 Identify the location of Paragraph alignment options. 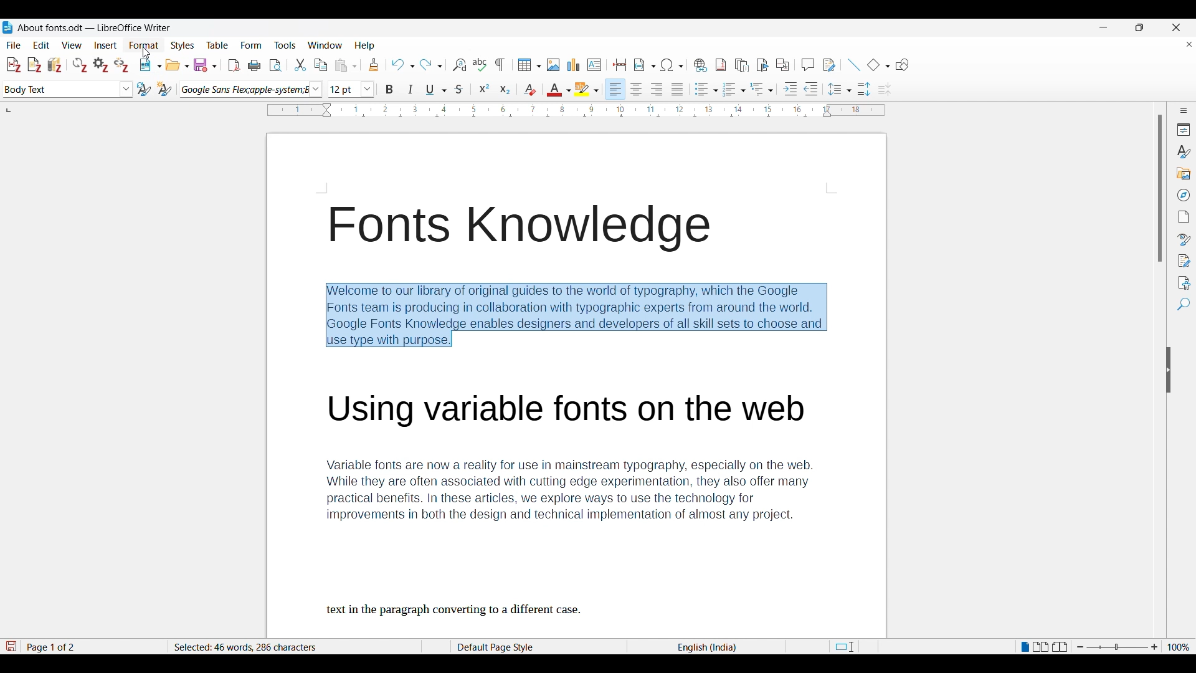
(645, 89).